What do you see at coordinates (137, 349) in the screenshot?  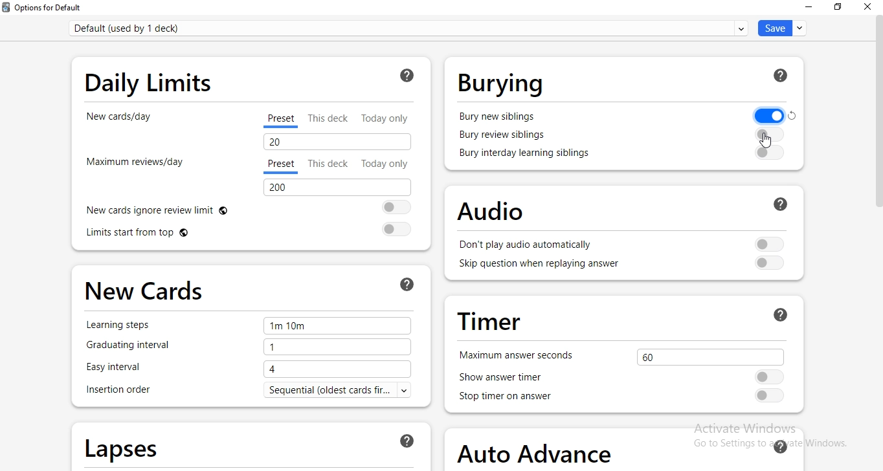 I see `graduating interval` at bounding box center [137, 349].